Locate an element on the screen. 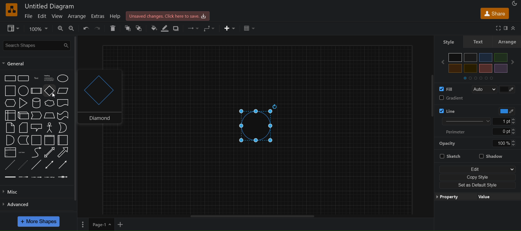 The width and height of the screenshot is (521, 231). line color is located at coordinates (167, 28).